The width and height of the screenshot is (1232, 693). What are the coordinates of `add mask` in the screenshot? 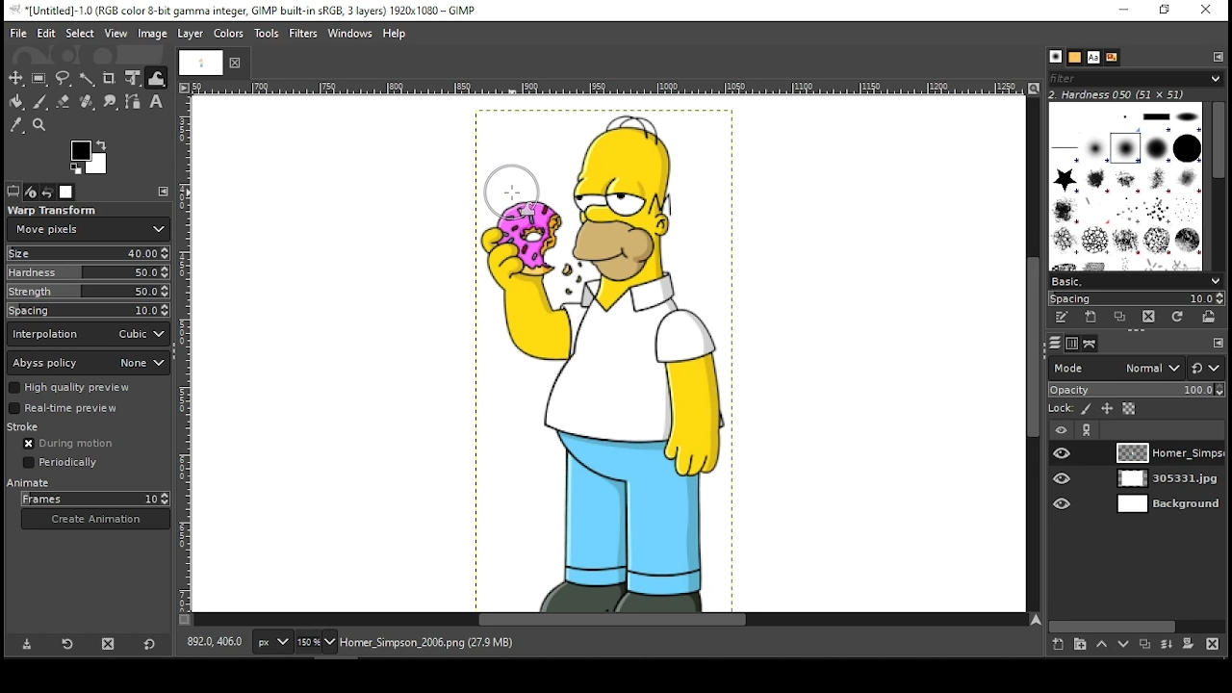 It's located at (1190, 644).